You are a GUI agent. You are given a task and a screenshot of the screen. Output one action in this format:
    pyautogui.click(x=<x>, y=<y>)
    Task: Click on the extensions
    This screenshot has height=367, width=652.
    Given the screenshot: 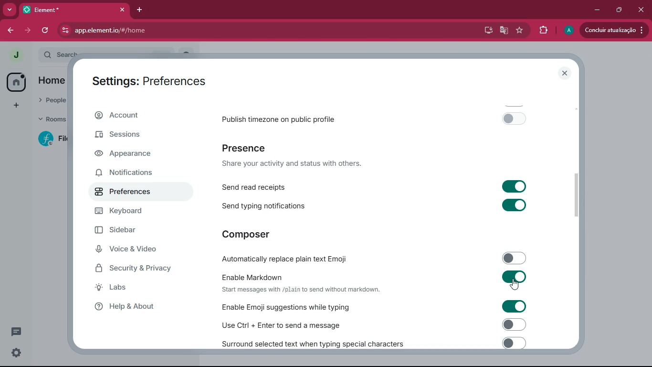 What is the action you would take?
    pyautogui.click(x=544, y=31)
    